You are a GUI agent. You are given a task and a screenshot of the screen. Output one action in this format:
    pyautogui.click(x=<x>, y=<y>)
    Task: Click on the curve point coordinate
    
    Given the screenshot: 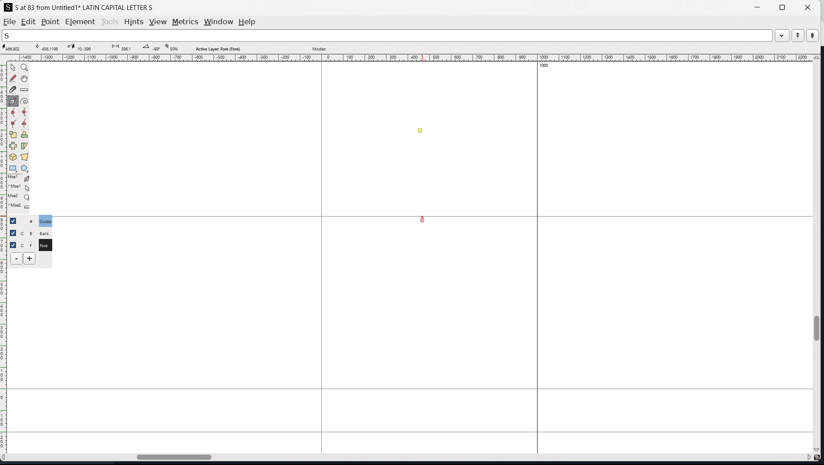 What is the action you would take?
    pyautogui.click(x=49, y=47)
    